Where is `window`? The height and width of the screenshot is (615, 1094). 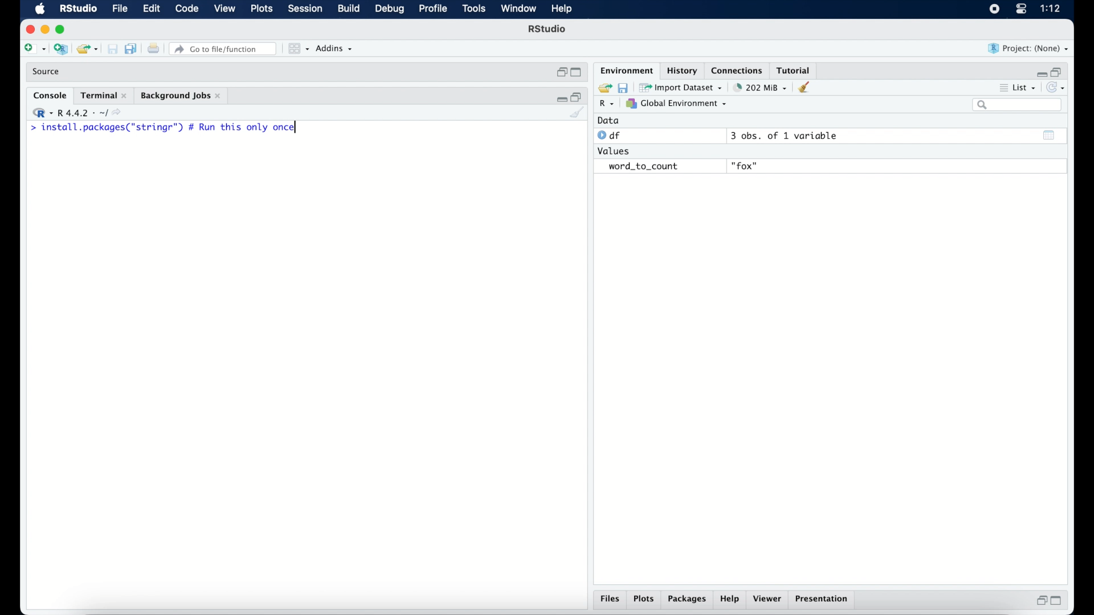 window is located at coordinates (519, 9).